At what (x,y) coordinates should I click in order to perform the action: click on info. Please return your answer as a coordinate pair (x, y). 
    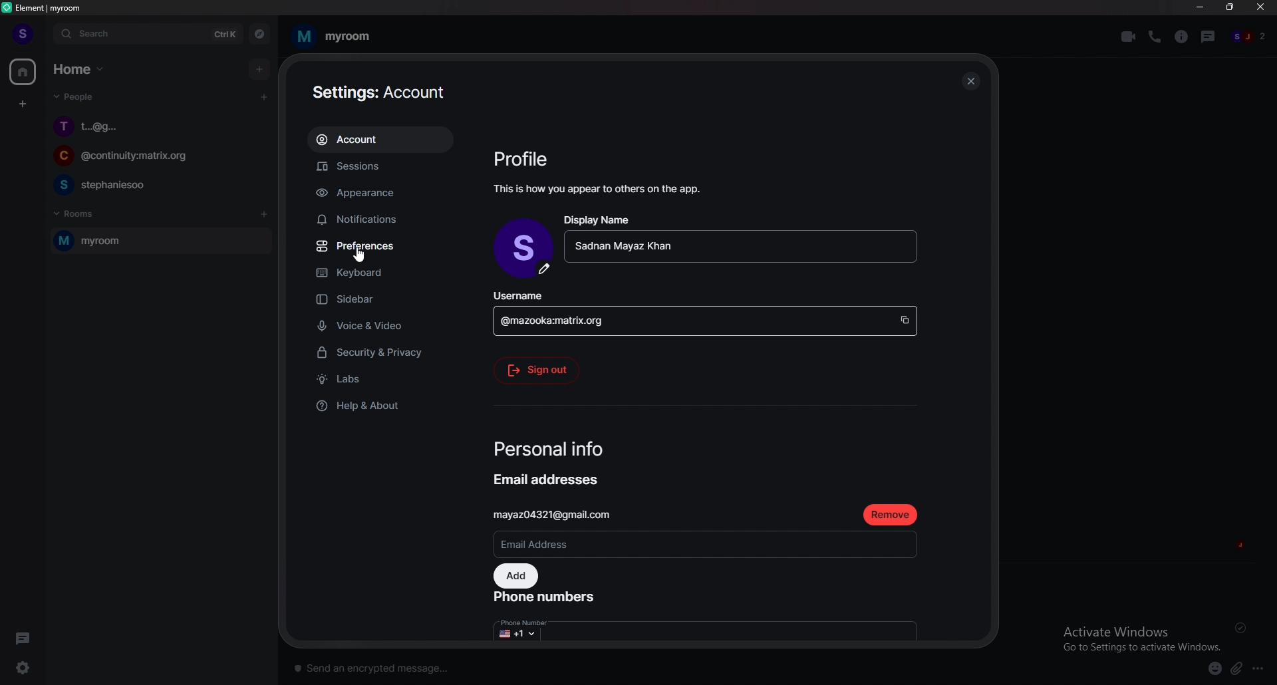
    Looking at the image, I should click on (600, 188).